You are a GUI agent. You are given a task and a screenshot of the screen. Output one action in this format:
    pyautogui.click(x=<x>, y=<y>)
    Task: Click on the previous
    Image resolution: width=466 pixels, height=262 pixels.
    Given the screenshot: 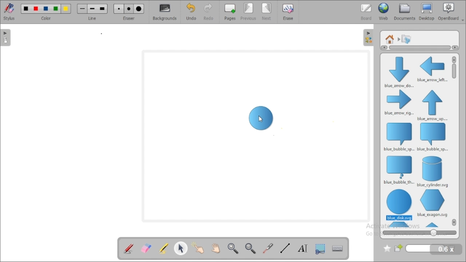 What is the action you would take?
    pyautogui.click(x=249, y=12)
    